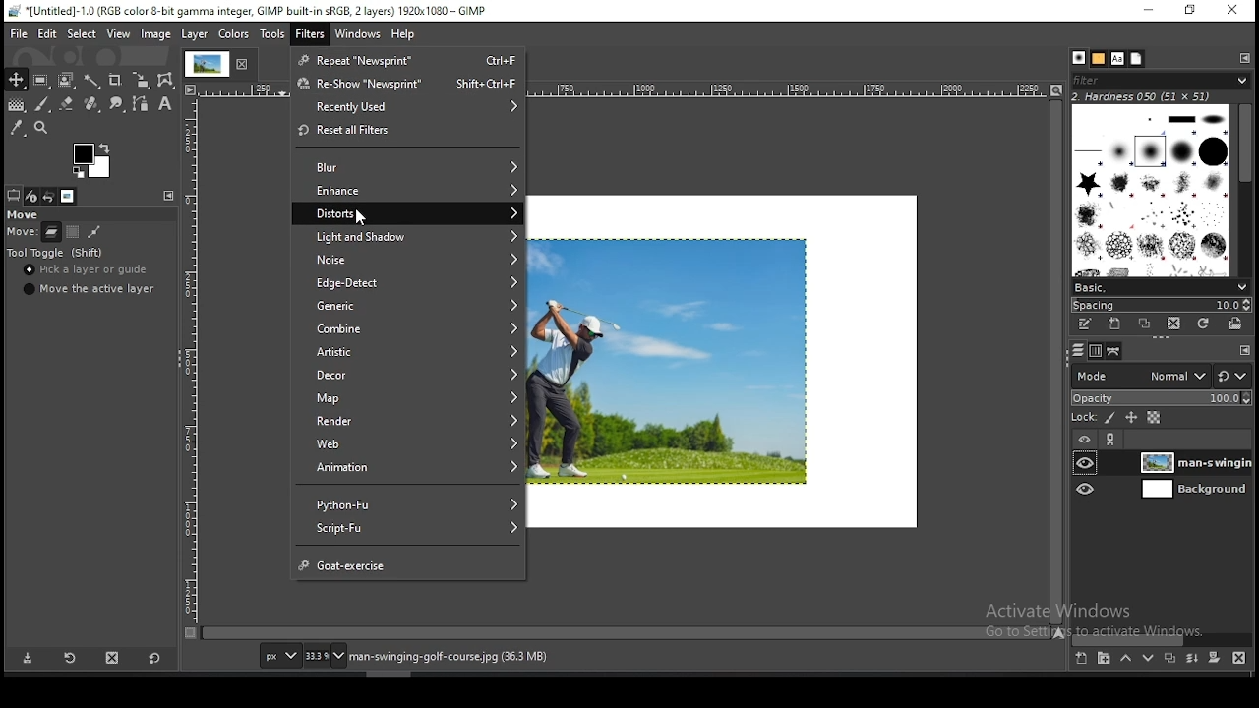 This screenshot has width=1259, height=708. What do you see at coordinates (166, 104) in the screenshot?
I see `text tool` at bounding box center [166, 104].